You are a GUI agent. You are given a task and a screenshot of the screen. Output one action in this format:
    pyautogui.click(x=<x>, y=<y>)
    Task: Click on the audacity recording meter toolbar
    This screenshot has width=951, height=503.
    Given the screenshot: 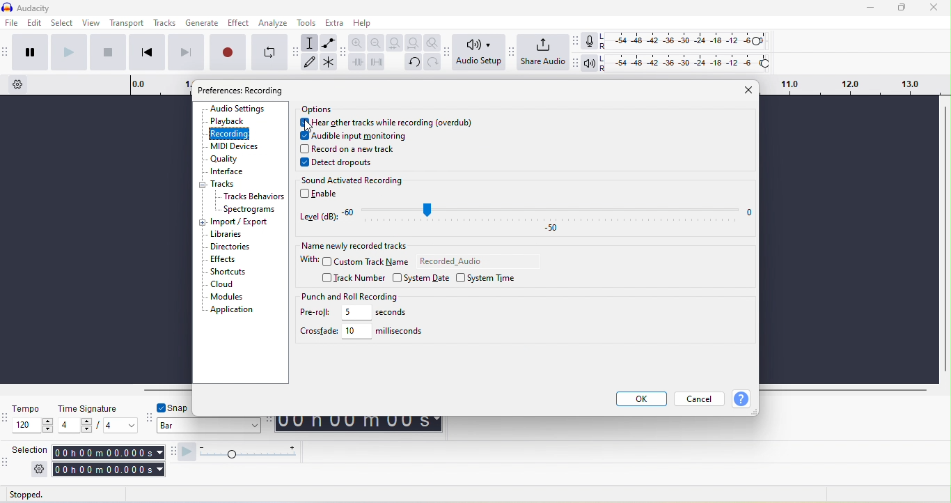 What is the action you would take?
    pyautogui.click(x=577, y=44)
    